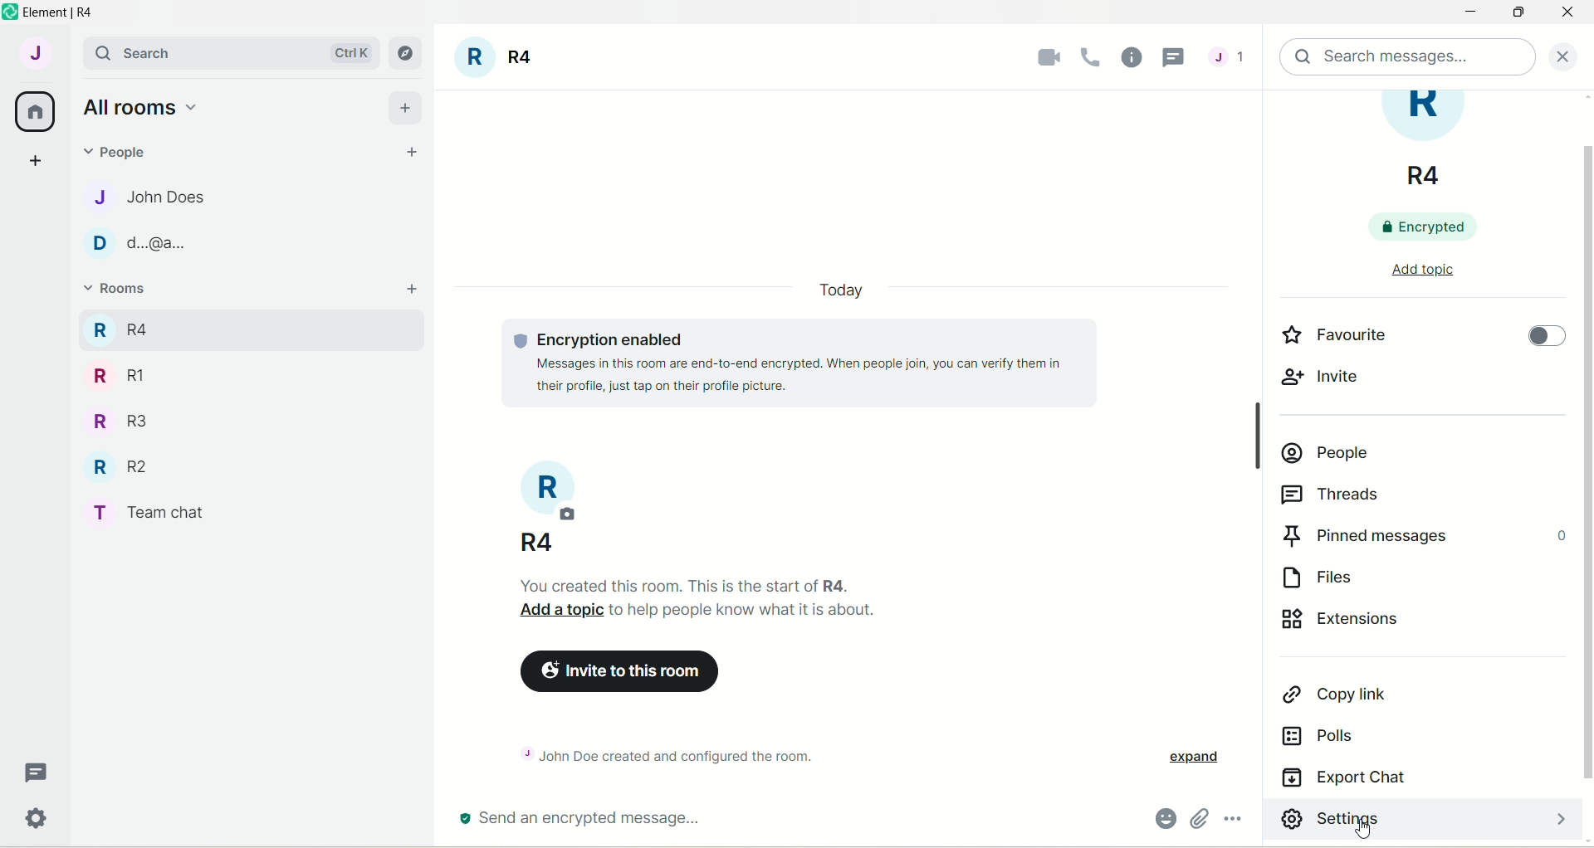 The height and width of the screenshot is (848, 1594). What do you see at coordinates (684, 753) in the screenshot?
I see `~ John Doe created and configured the room.` at bounding box center [684, 753].